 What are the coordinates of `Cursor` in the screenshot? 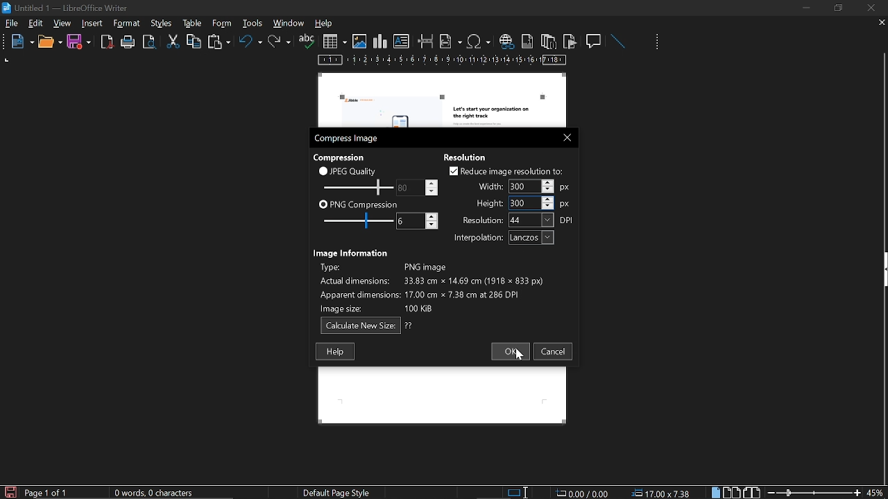 It's located at (520, 356).